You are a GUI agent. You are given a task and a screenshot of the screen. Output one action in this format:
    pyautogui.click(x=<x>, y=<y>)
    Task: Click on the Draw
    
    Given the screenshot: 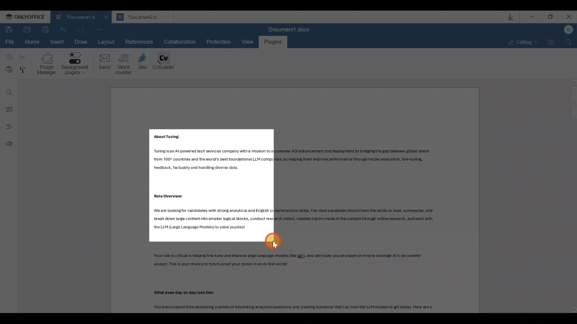 What is the action you would take?
    pyautogui.click(x=81, y=40)
    